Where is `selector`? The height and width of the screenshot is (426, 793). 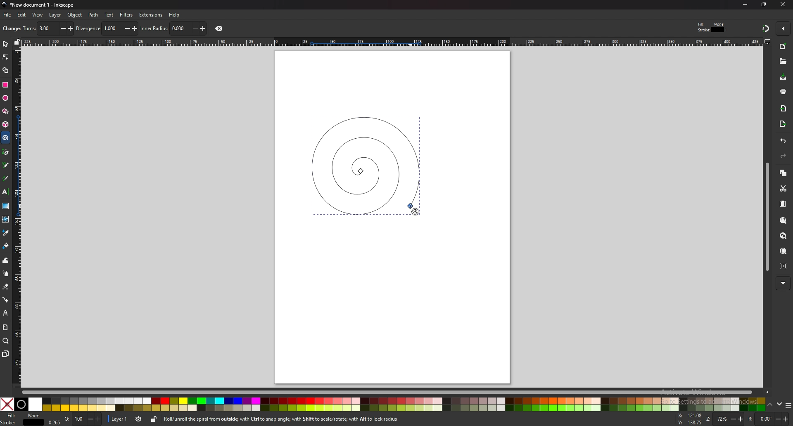 selector is located at coordinates (5, 44).